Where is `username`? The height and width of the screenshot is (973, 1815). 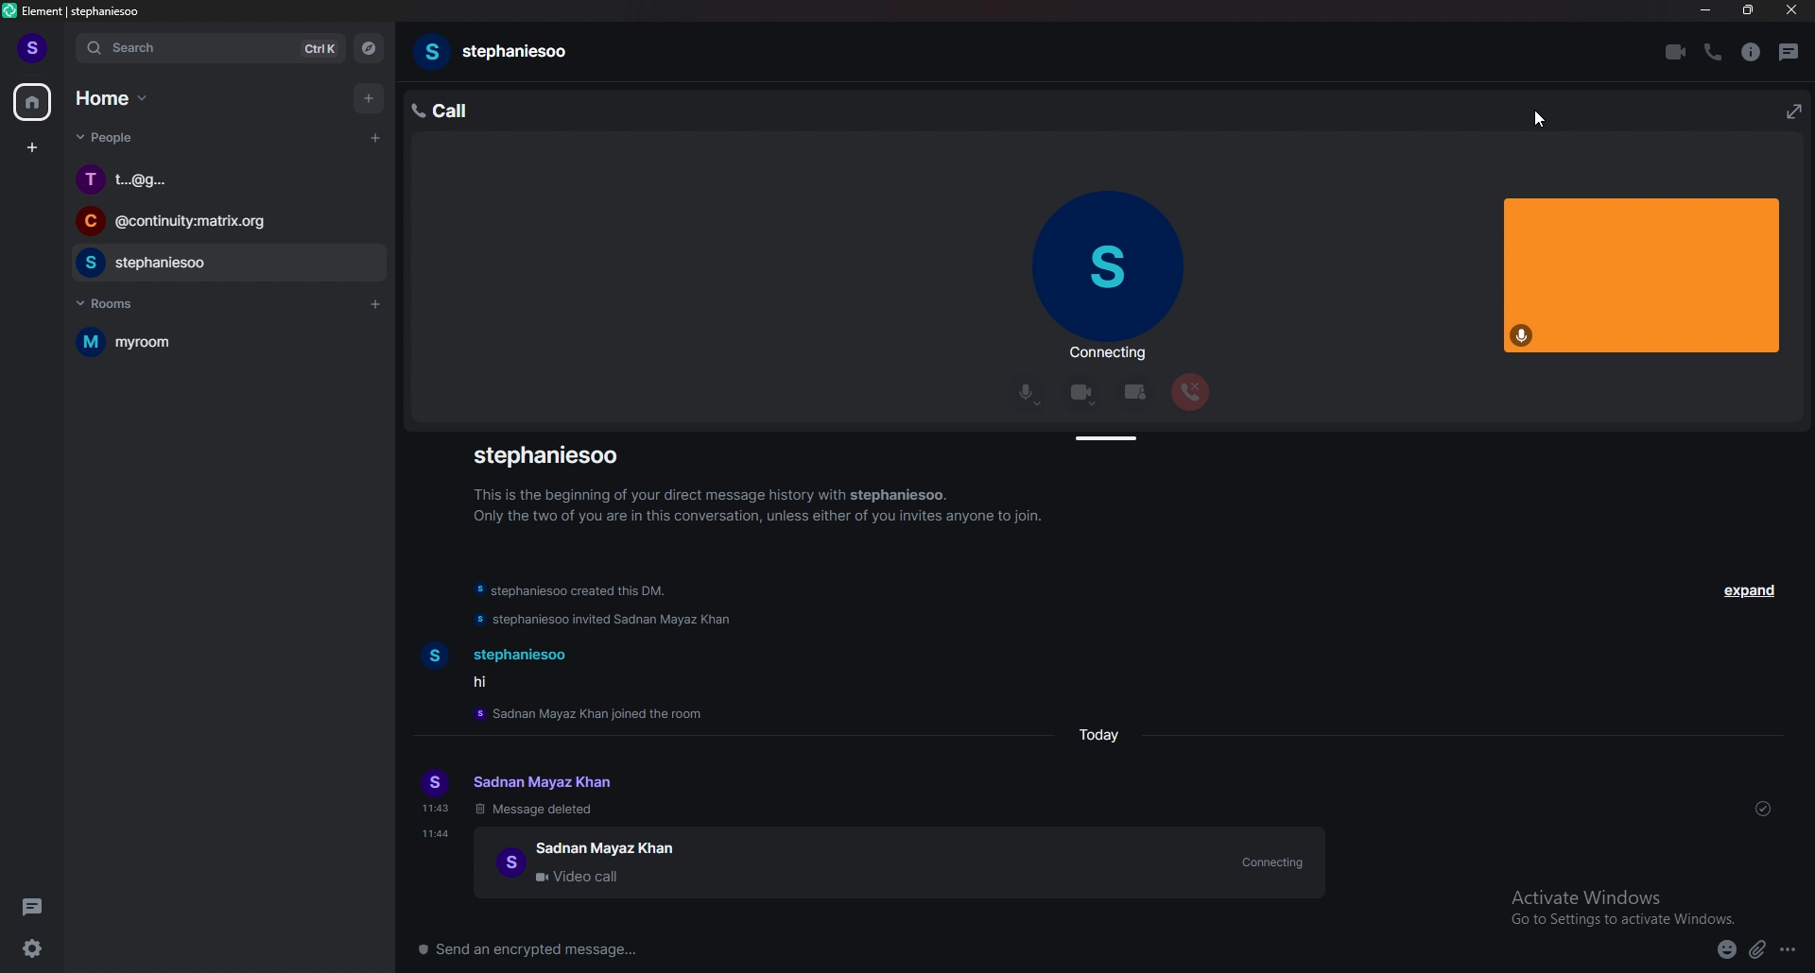
username is located at coordinates (554, 454).